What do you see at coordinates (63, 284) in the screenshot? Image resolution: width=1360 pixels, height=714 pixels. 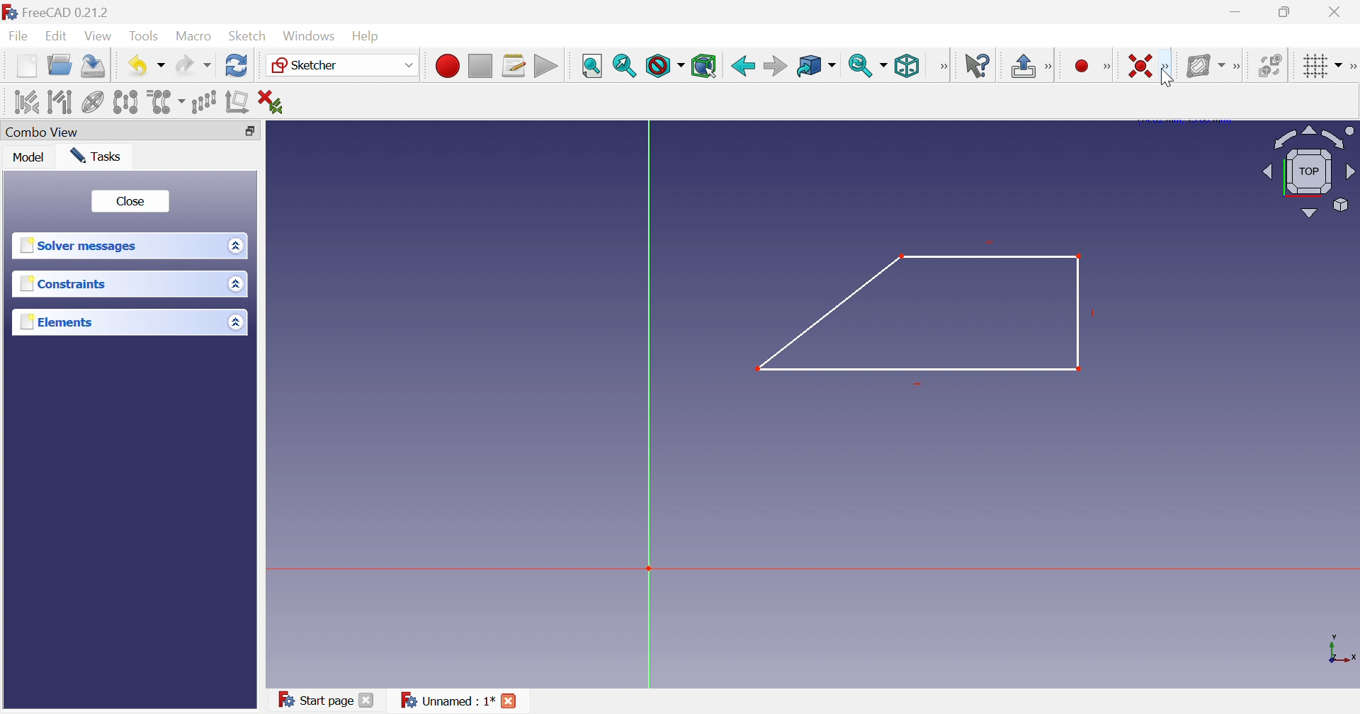 I see `Constraints` at bounding box center [63, 284].